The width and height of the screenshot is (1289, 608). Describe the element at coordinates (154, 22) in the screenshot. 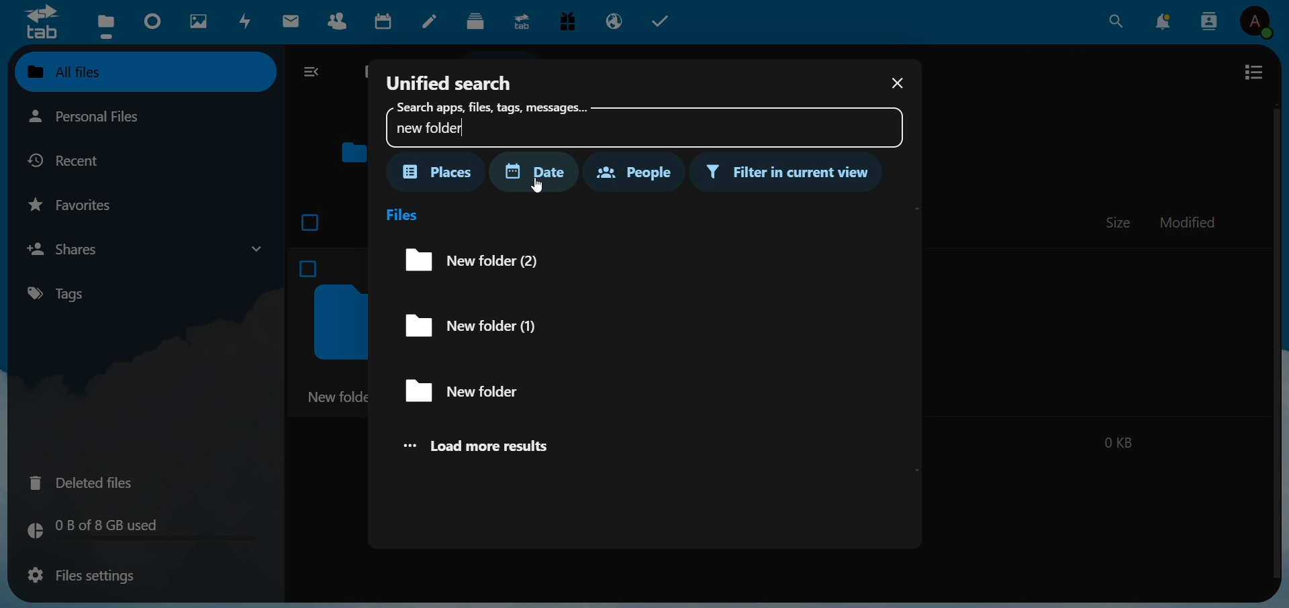

I see `dashboard` at that location.